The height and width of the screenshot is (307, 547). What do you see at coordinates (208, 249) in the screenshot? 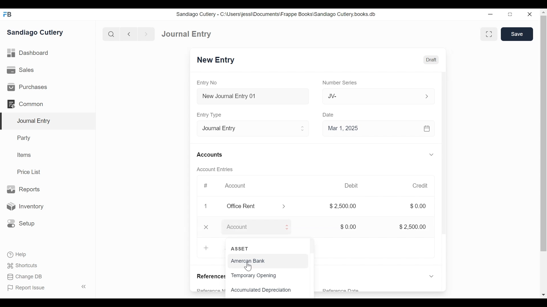
I see `Add Row` at bounding box center [208, 249].